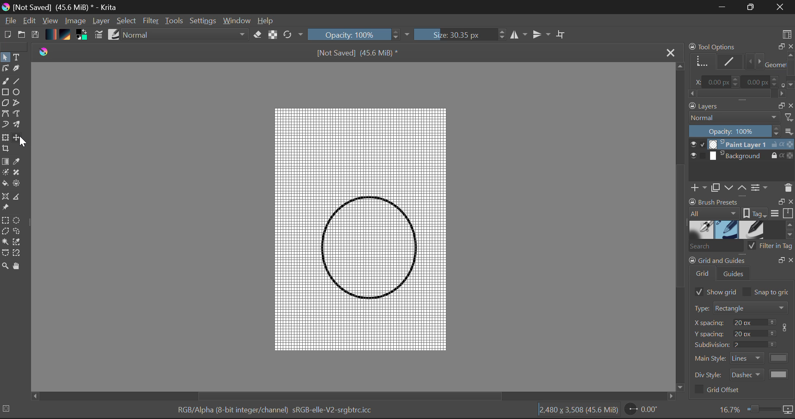 Image resolution: width=795 pixels, height=419 pixels. What do you see at coordinates (562, 36) in the screenshot?
I see `Crop` at bounding box center [562, 36].